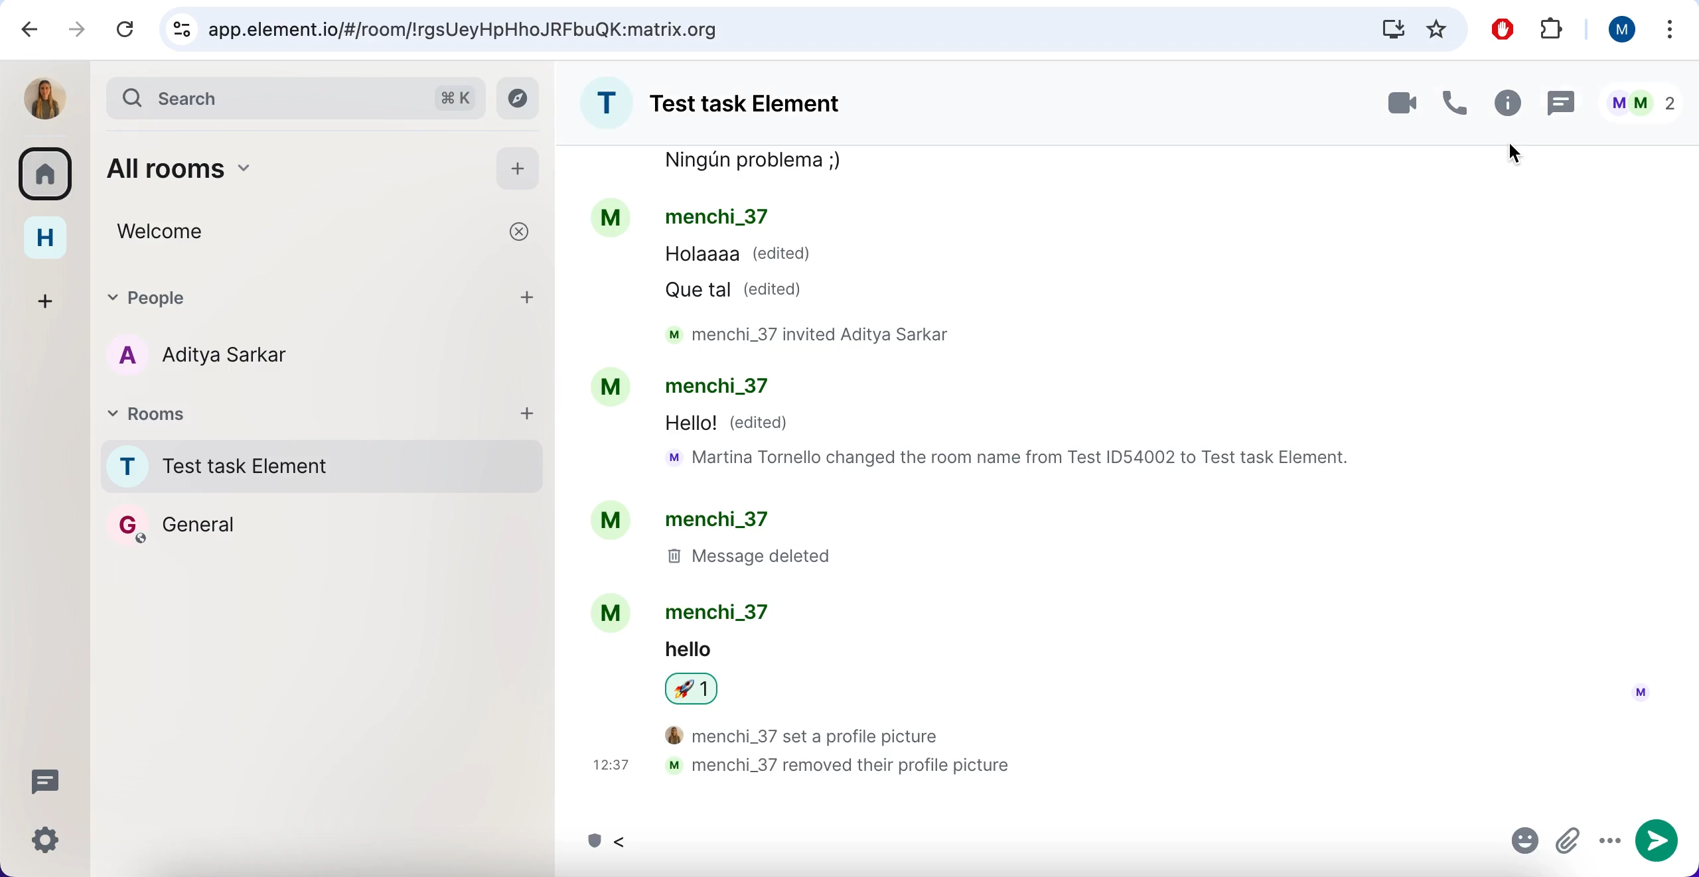 This screenshot has height=877, width=1699. Describe the element at coordinates (325, 234) in the screenshot. I see `welcome` at that location.